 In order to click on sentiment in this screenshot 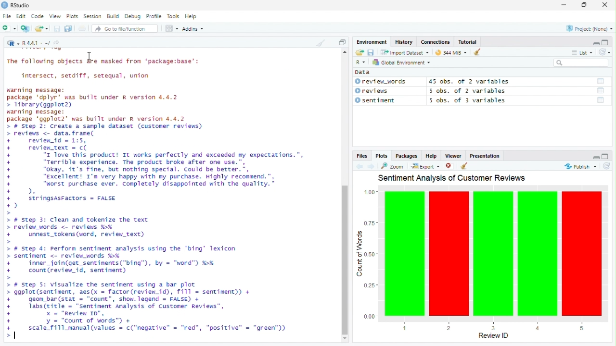, I will do `click(378, 100)`.